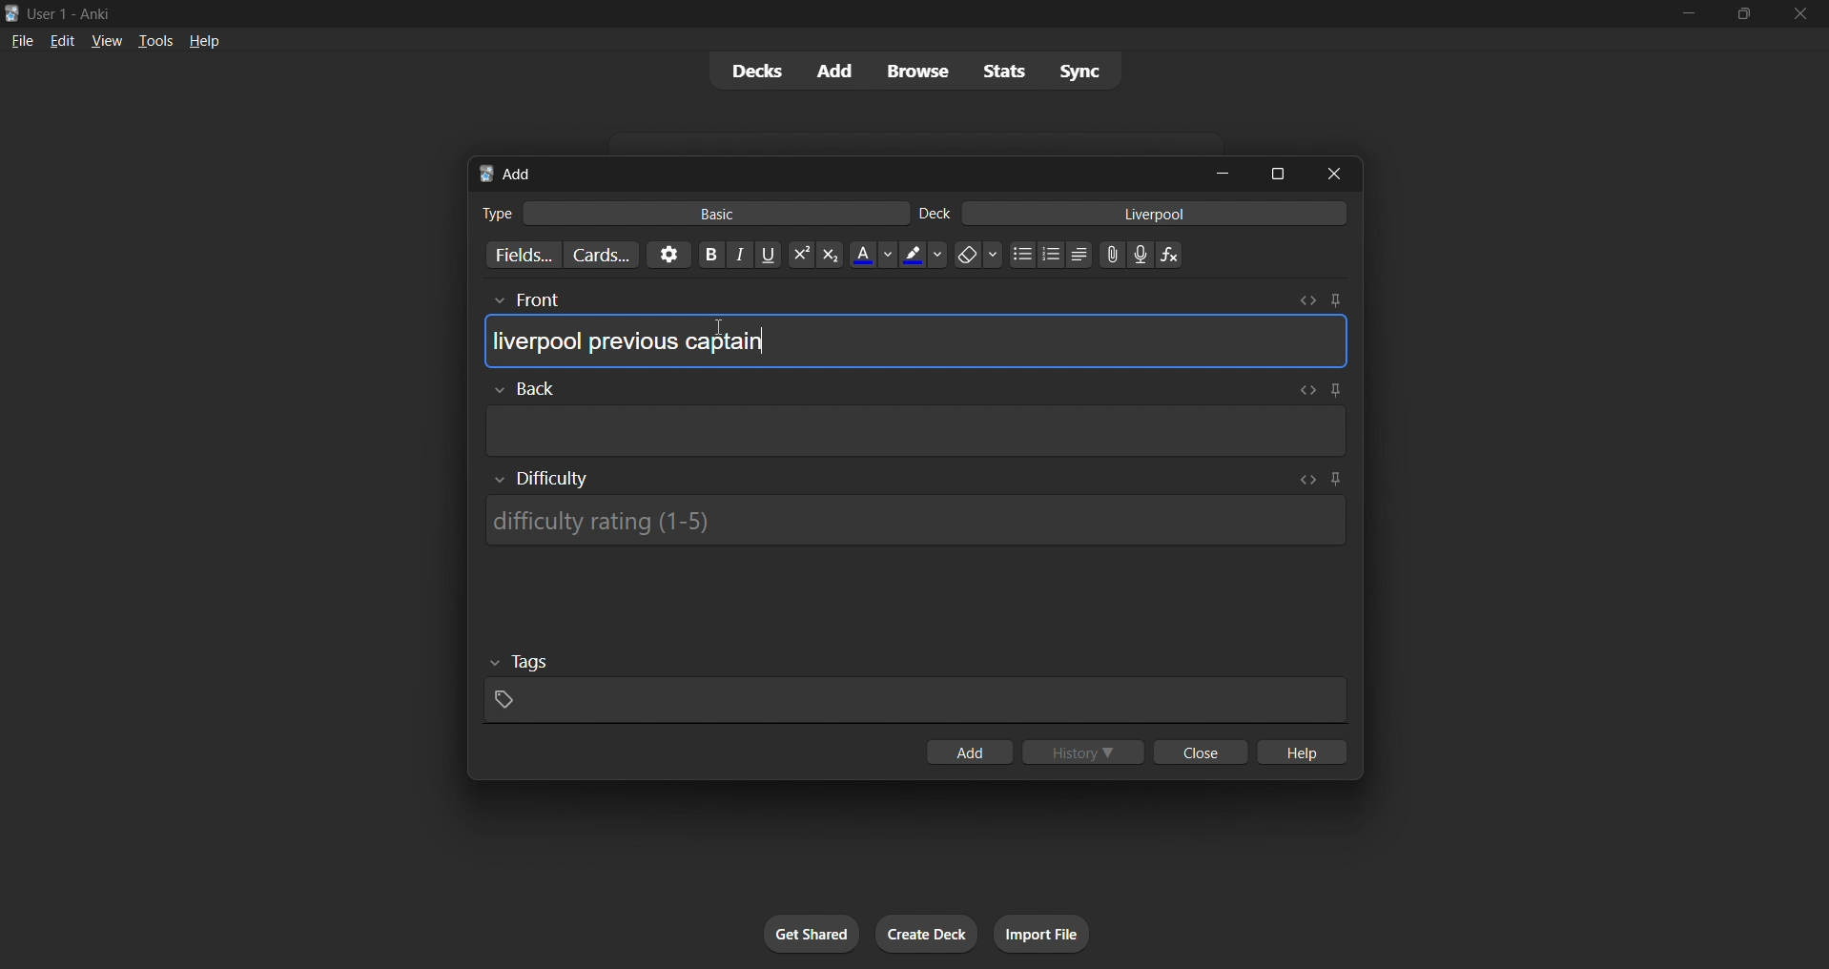  Describe the element at coordinates (666, 254) in the screenshot. I see `options` at that location.